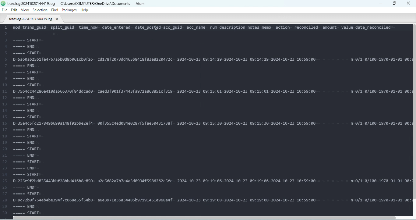 This screenshot has height=220, width=416. What do you see at coordinates (5, 10) in the screenshot?
I see `File` at bounding box center [5, 10].